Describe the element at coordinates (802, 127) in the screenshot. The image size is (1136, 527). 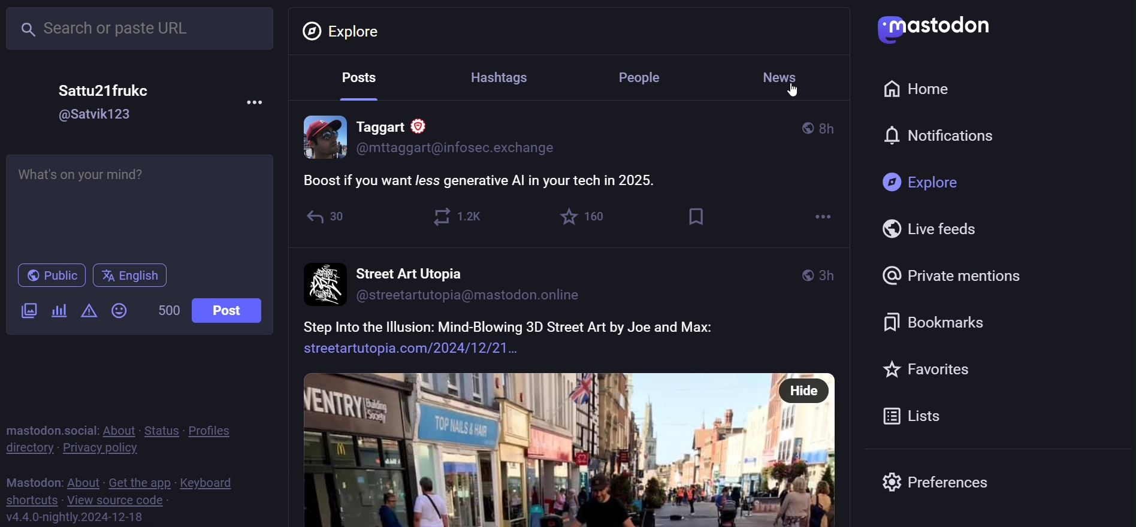
I see `public` at that location.